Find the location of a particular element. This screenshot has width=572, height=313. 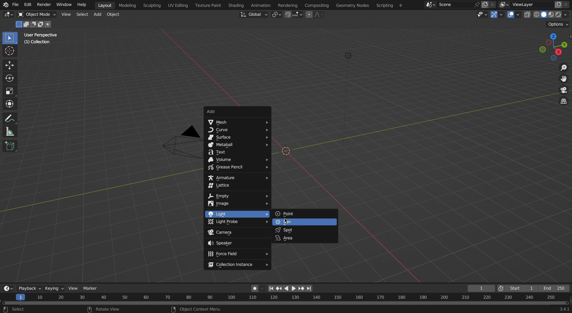

View port is located at coordinates (555, 46).